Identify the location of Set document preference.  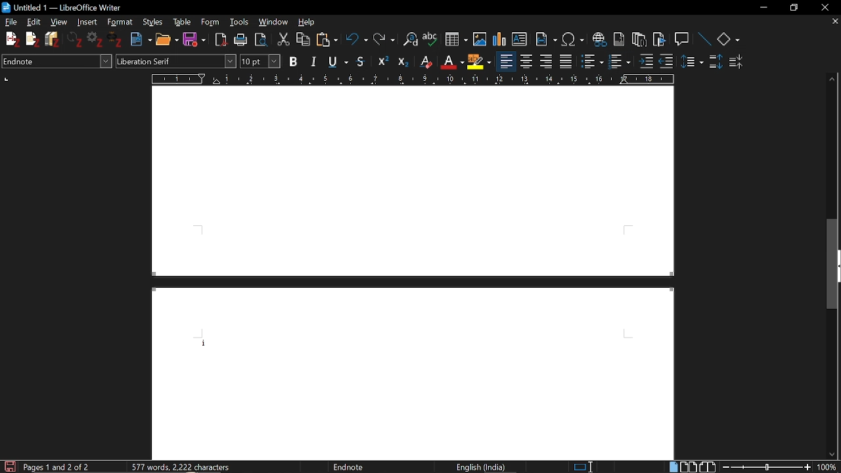
(93, 39).